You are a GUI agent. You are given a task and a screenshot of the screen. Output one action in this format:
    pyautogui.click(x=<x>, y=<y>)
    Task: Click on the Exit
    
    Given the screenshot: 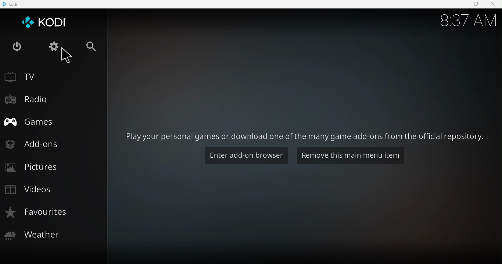 What is the action you would take?
    pyautogui.click(x=19, y=49)
    